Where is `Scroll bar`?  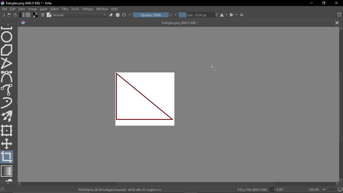 Scroll bar is located at coordinates (341, 107).